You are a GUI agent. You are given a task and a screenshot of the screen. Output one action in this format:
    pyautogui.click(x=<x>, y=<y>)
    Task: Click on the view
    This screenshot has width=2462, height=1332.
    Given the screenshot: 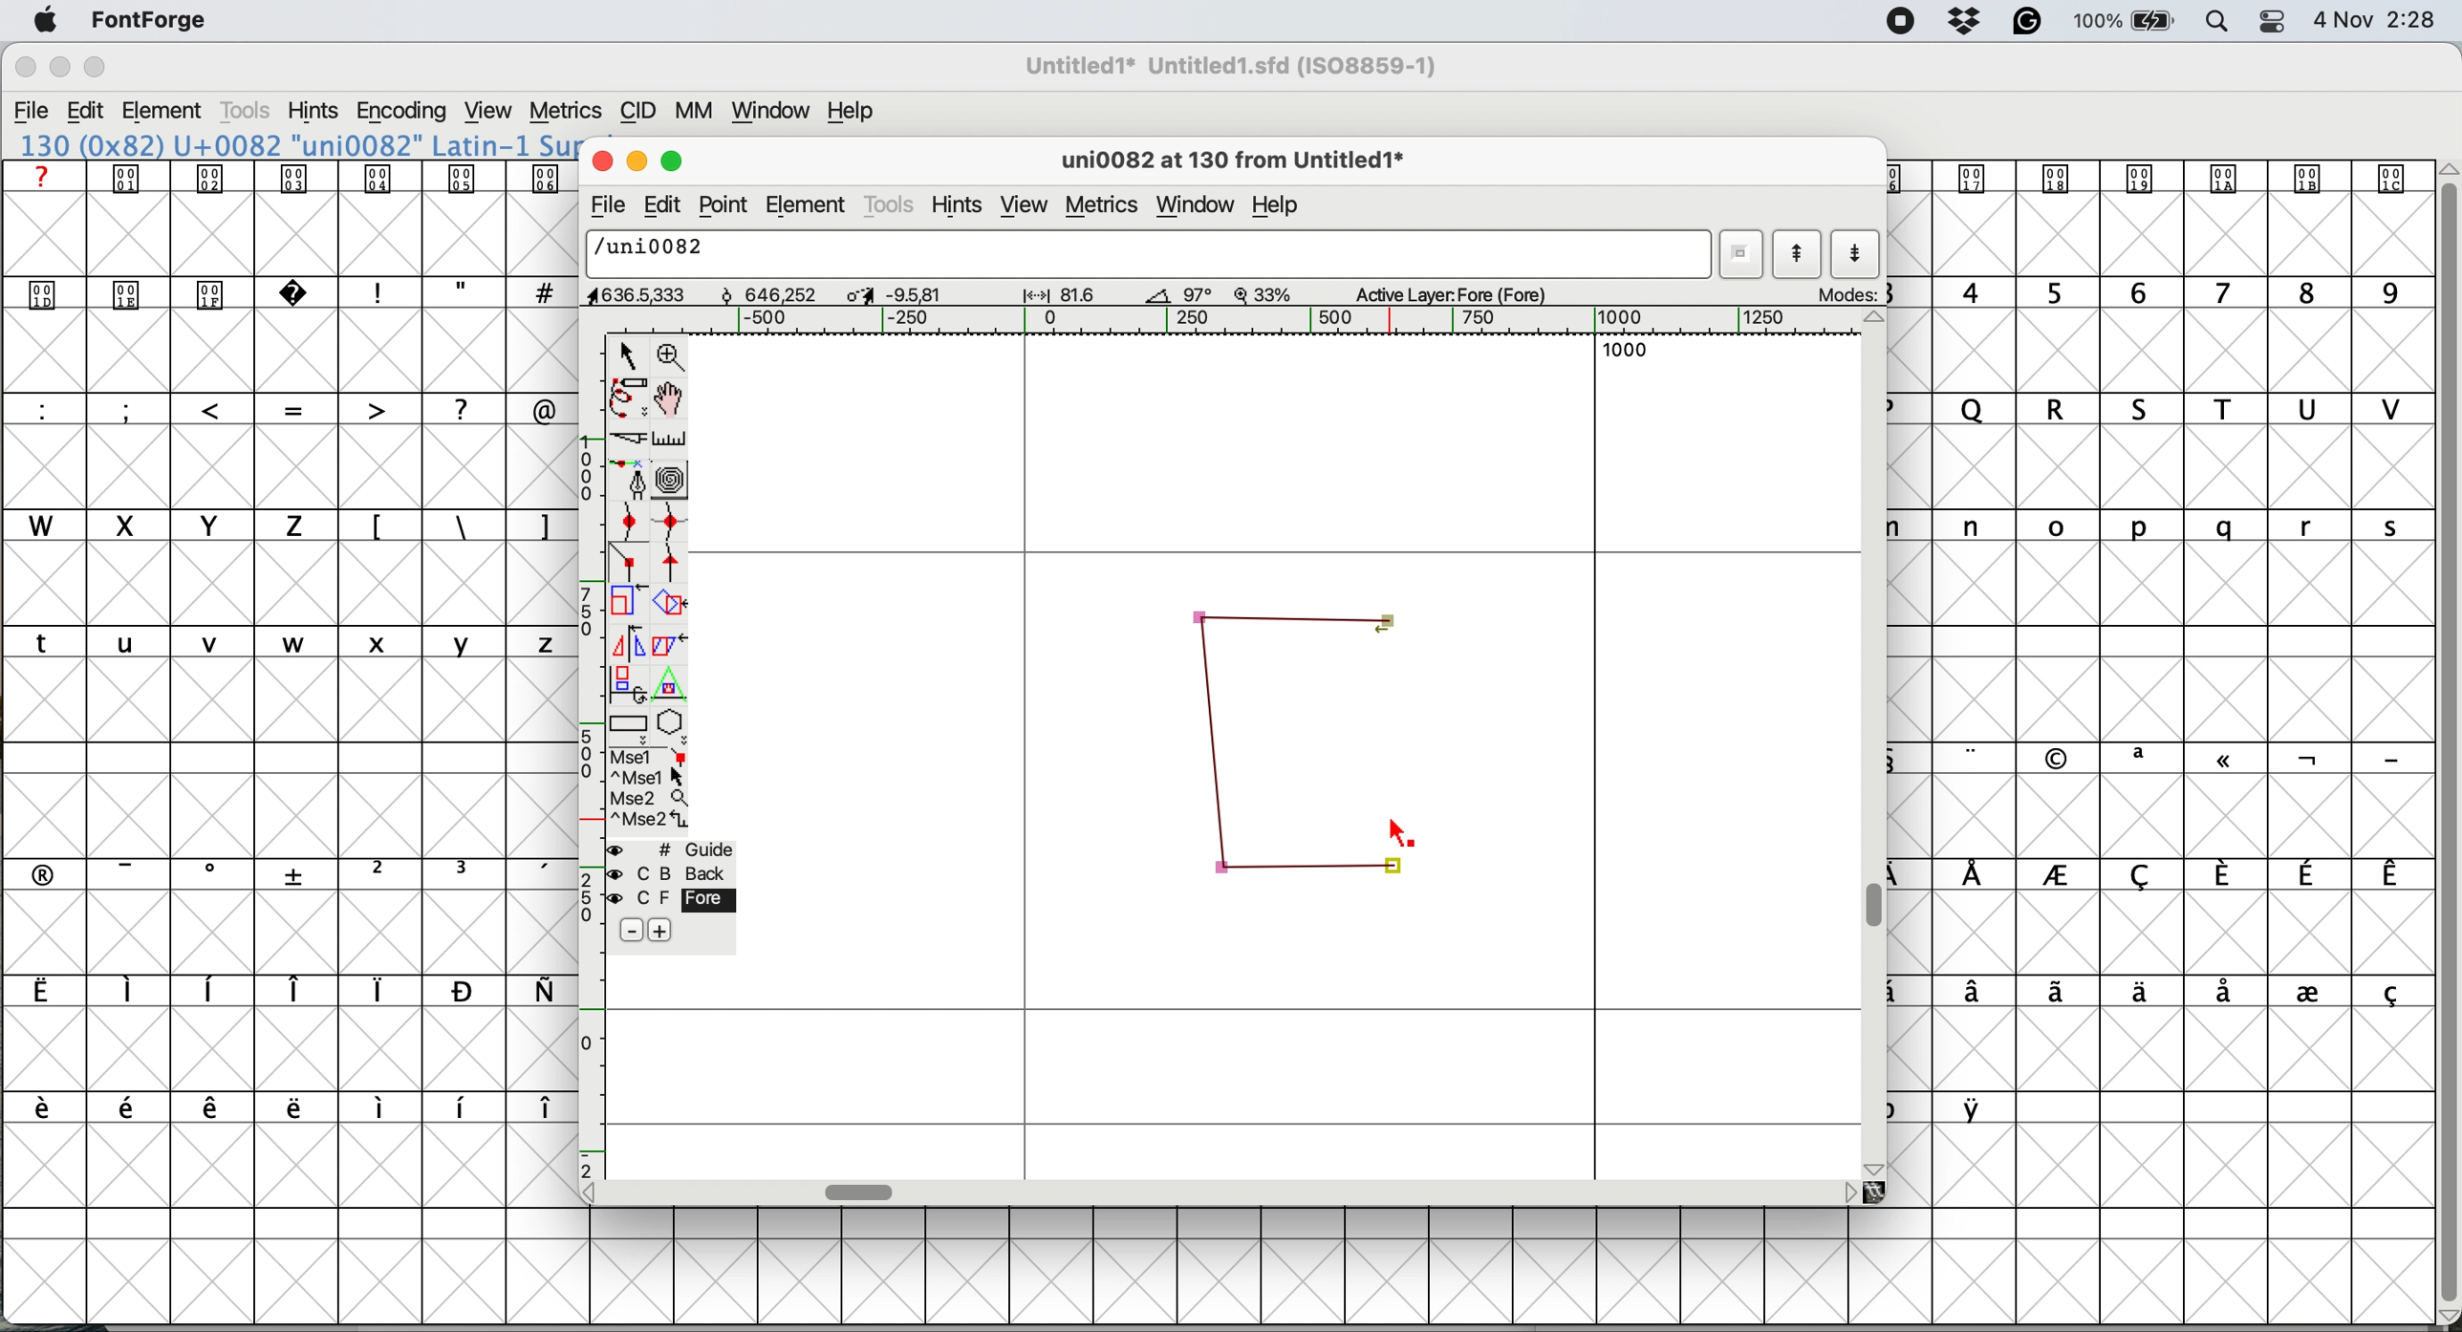 What is the action you would take?
    pyautogui.click(x=1025, y=206)
    